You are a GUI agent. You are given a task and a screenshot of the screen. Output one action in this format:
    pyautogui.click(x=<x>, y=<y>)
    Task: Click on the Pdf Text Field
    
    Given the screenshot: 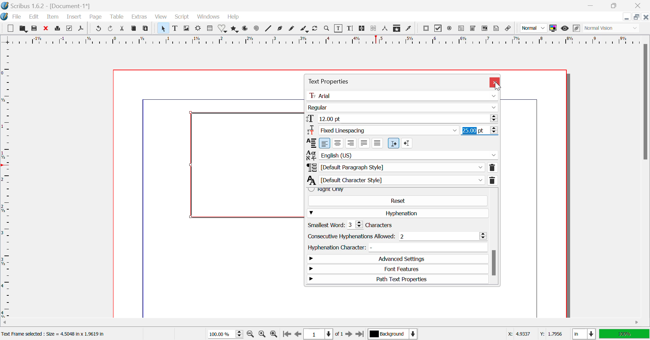 What is the action you would take?
    pyautogui.click(x=462, y=29)
    